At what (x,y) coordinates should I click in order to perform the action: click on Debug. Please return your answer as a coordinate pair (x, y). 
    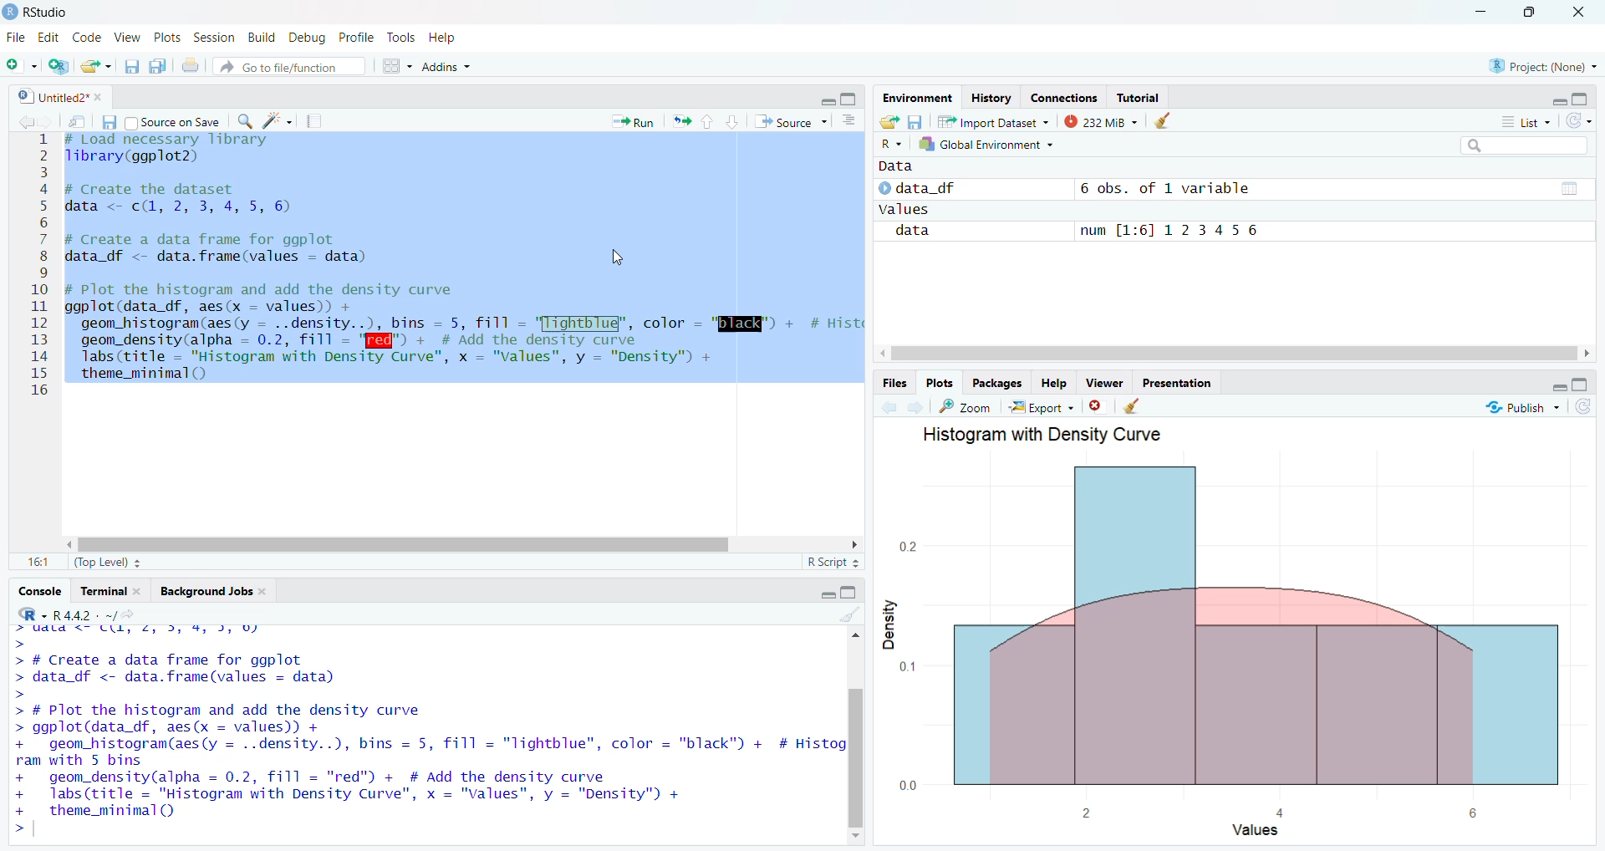
    Looking at the image, I should click on (306, 37).